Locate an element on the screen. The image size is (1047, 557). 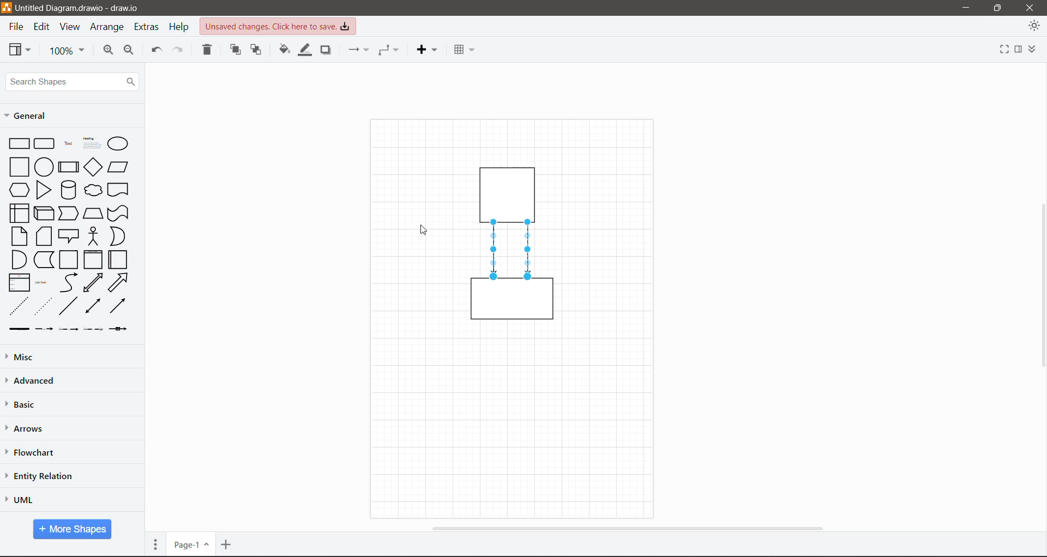
Format is located at coordinates (1018, 47).